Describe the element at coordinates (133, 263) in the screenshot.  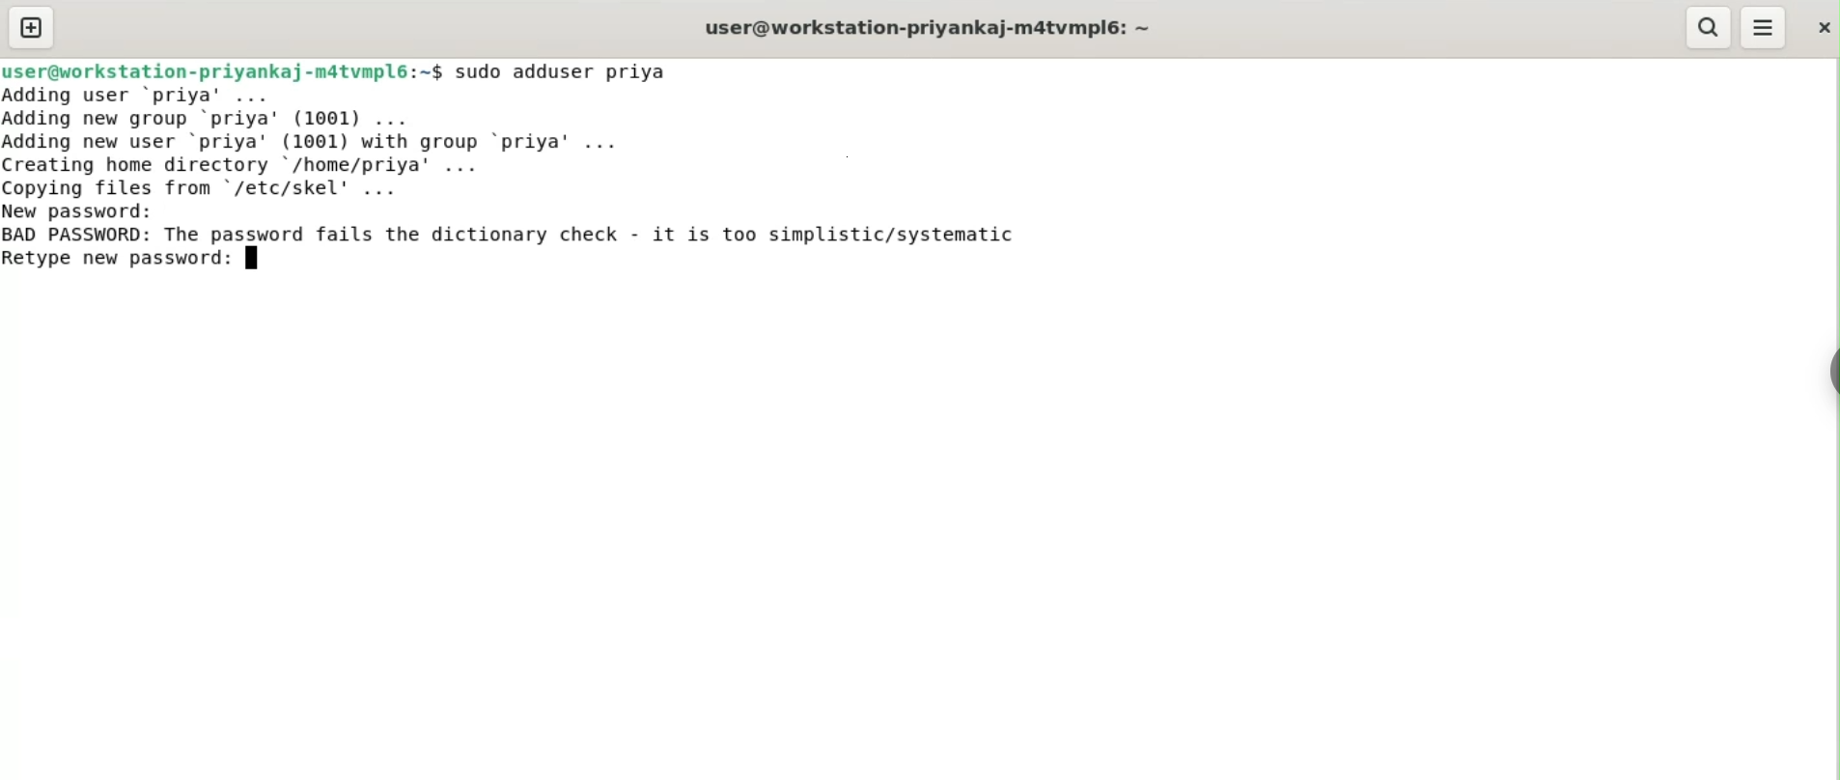
I see `retype new password` at that location.